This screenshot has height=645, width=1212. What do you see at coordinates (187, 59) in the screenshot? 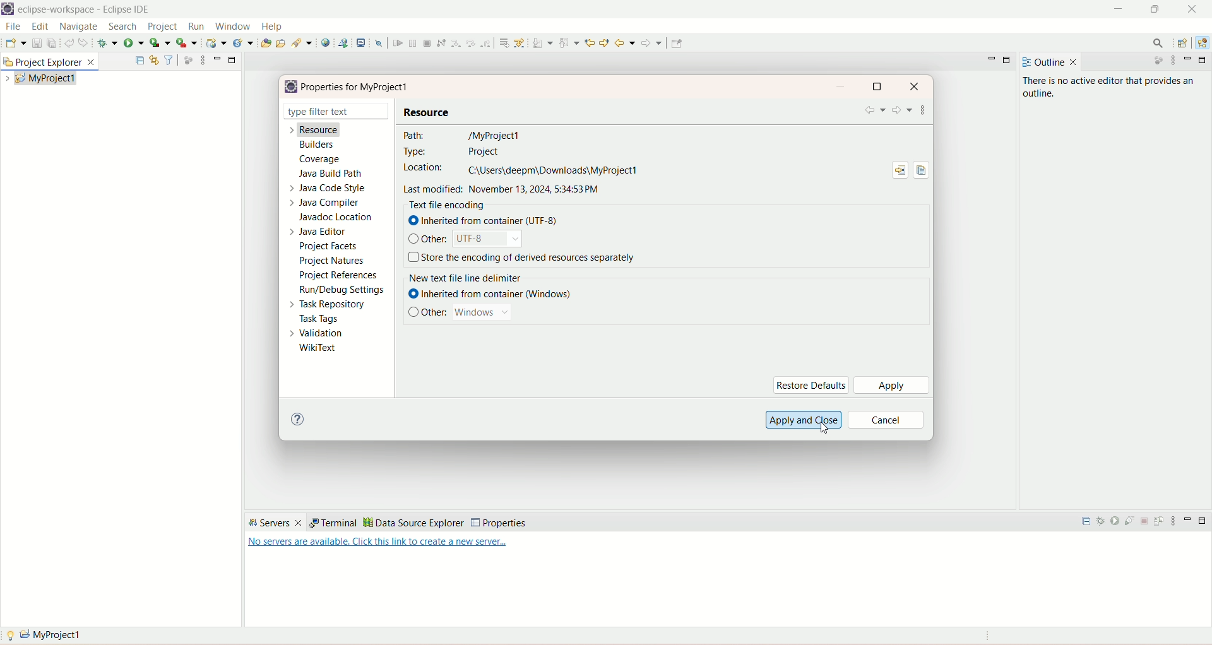
I see `focus on active task` at bounding box center [187, 59].